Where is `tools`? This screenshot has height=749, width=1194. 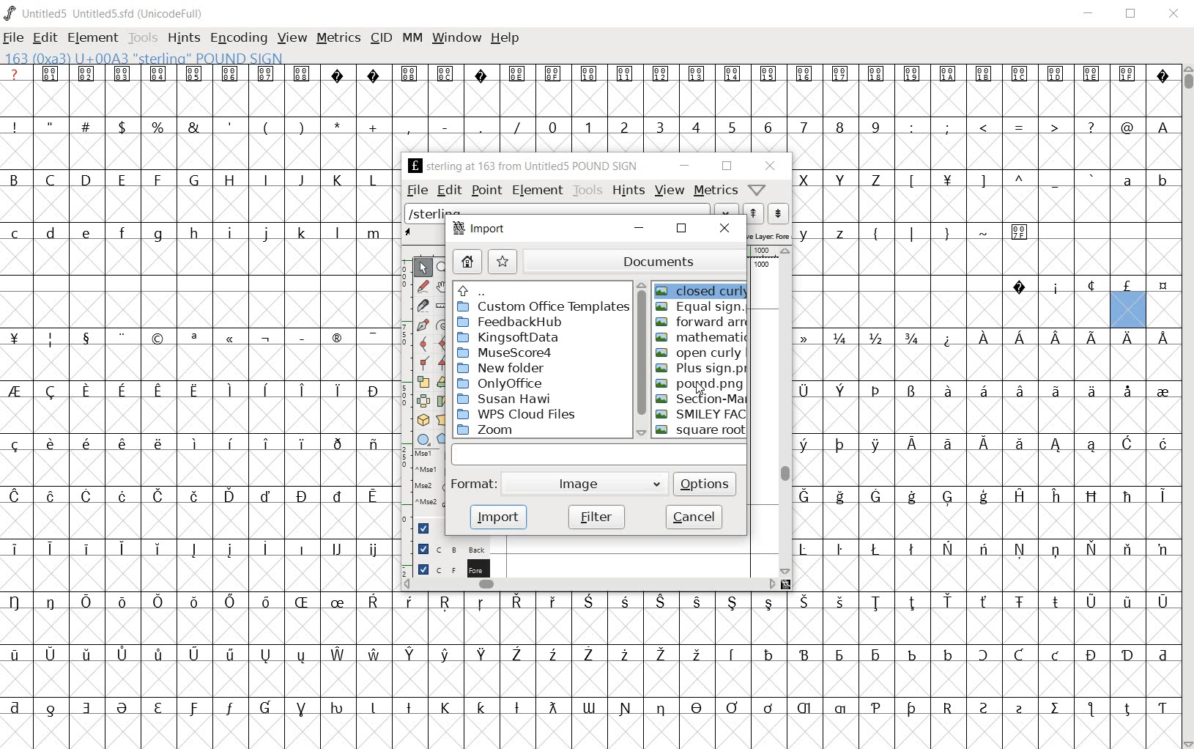
tools is located at coordinates (587, 190).